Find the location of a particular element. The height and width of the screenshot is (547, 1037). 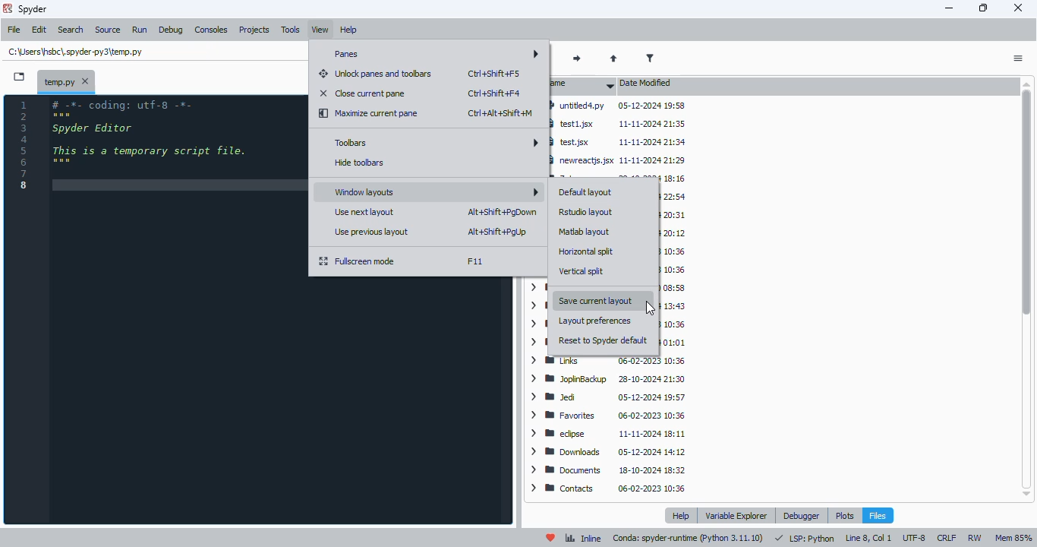

help is located at coordinates (681, 515).